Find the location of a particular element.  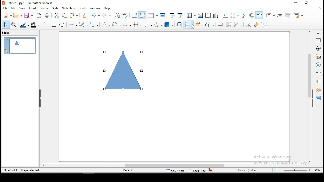

rectangle is located at coordinates (54, 25).